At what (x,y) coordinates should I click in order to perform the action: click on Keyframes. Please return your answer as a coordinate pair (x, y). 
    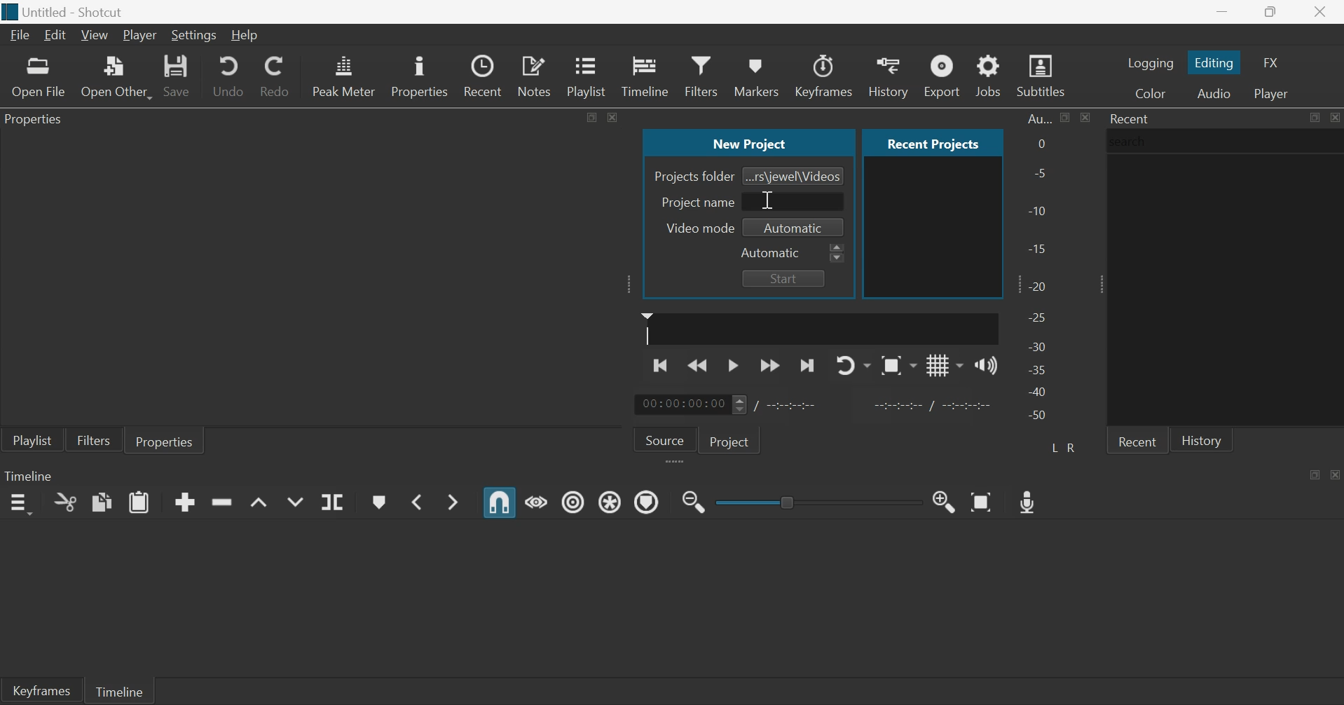
    Looking at the image, I should click on (41, 690).